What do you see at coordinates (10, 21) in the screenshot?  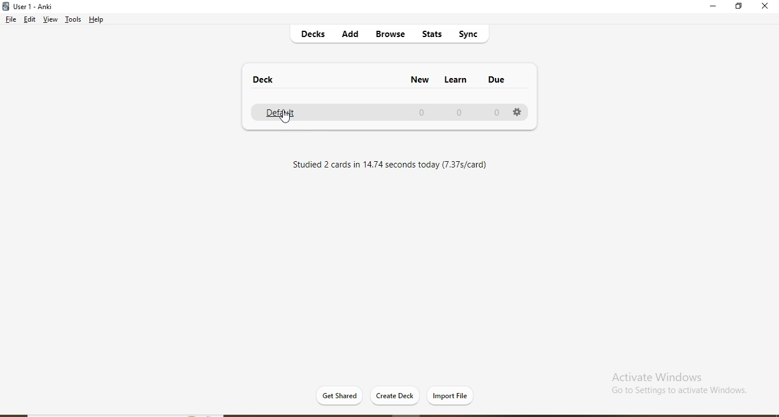 I see `file` at bounding box center [10, 21].